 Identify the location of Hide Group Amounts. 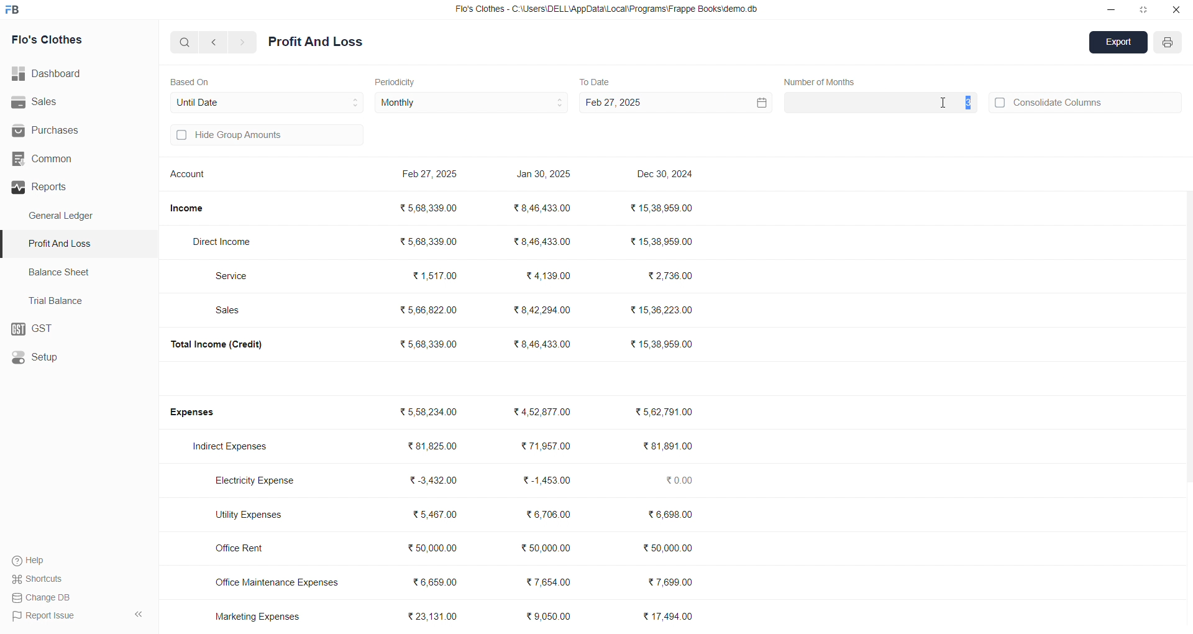
(265, 136).